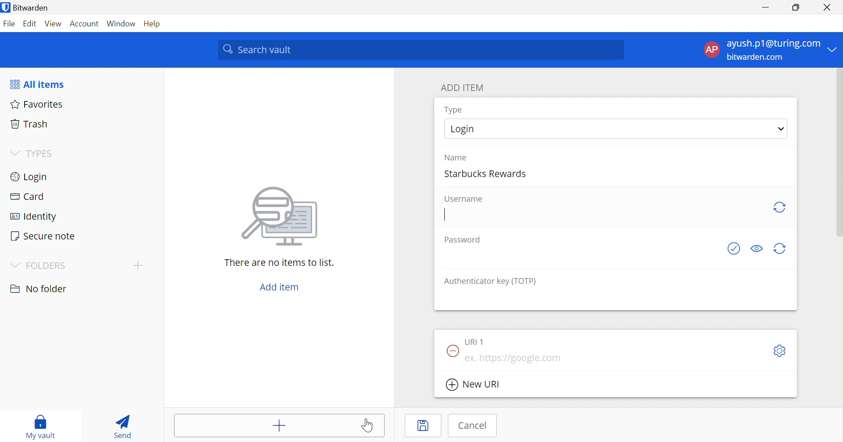 The width and height of the screenshot is (843, 442). What do you see at coordinates (37, 105) in the screenshot?
I see `Favorites` at bounding box center [37, 105].